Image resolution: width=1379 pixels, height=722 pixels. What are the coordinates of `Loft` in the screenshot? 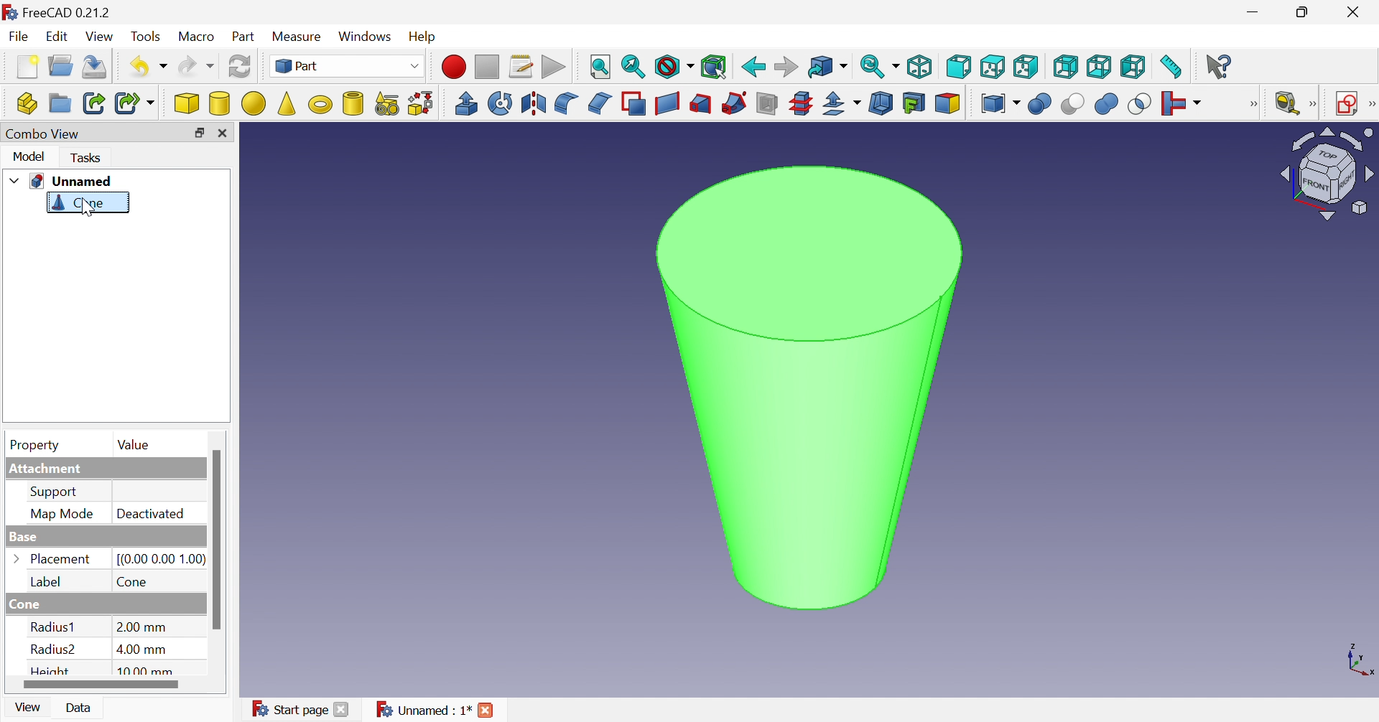 It's located at (700, 103).